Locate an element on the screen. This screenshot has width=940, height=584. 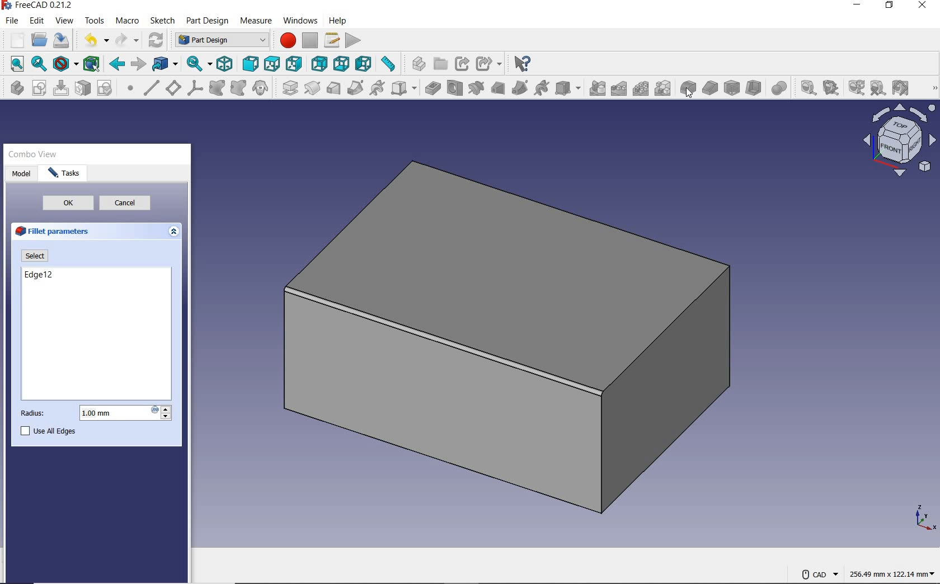
thickness is located at coordinates (754, 88).